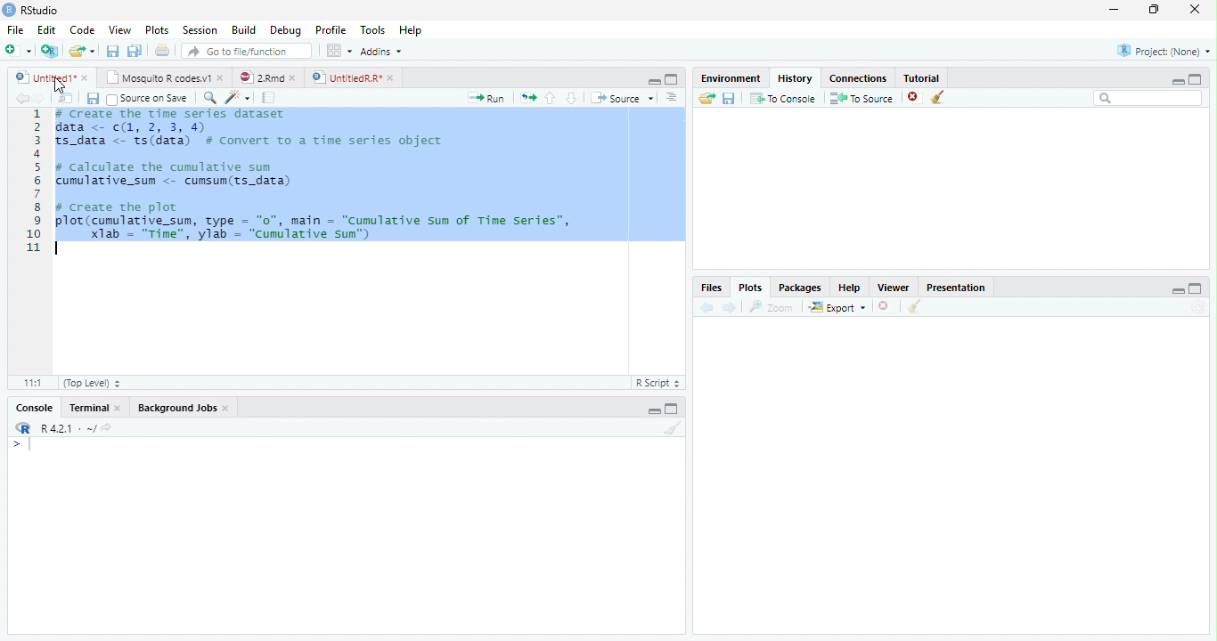 The width and height of the screenshot is (1217, 641). What do you see at coordinates (856, 77) in the screenshot?
I see `Connections` at bounding box center [856, 77].